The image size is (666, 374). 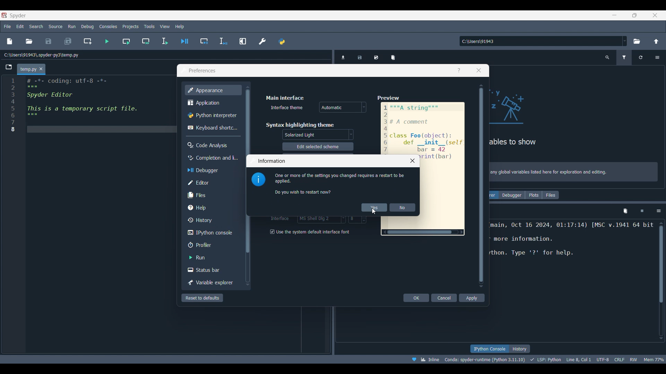 What do you see at coordinates (68, 41) in the screenshot?
I see `Save all files` at bounding box center [68, 41].